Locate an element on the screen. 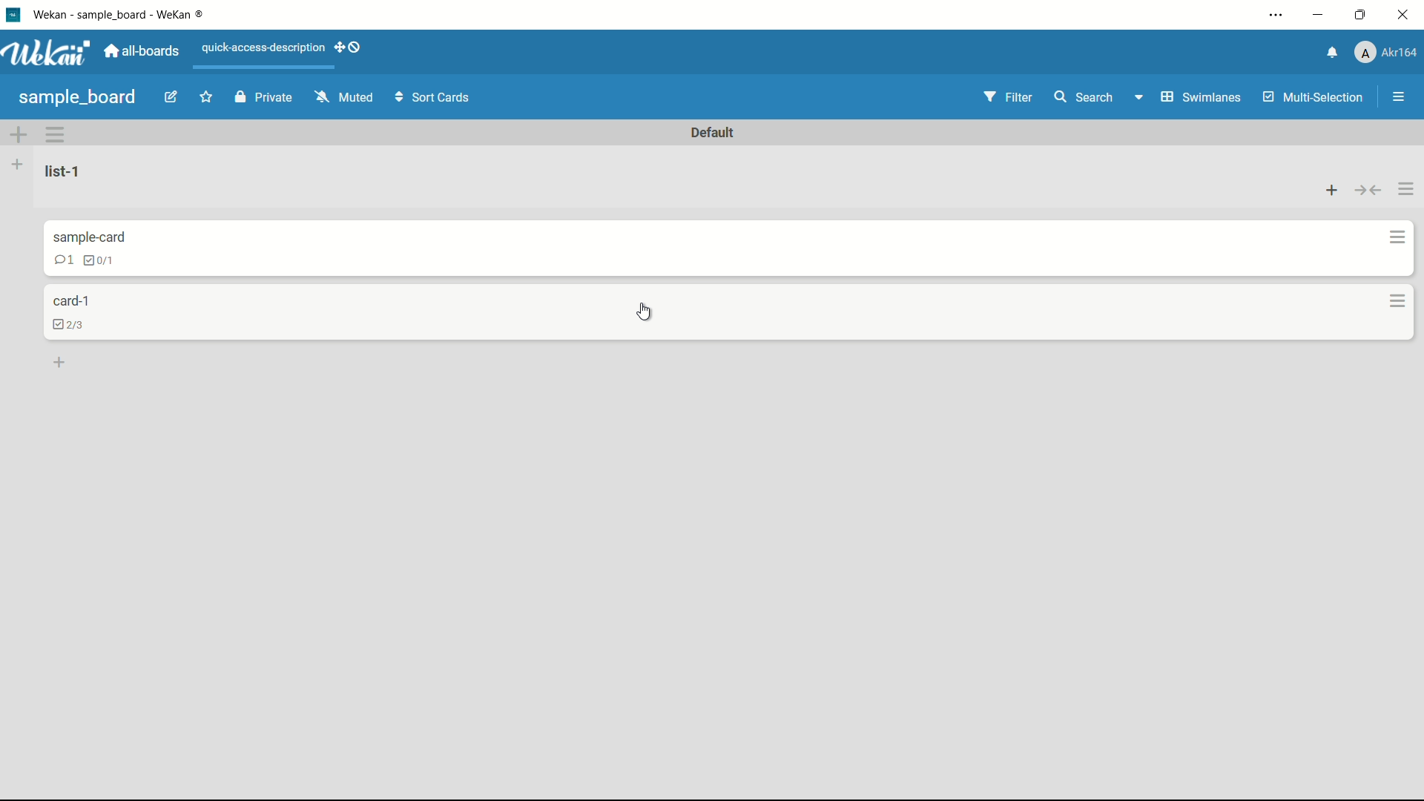 This screenshot has width=1424, height=801. all boards is located at coordinates (142, 53).